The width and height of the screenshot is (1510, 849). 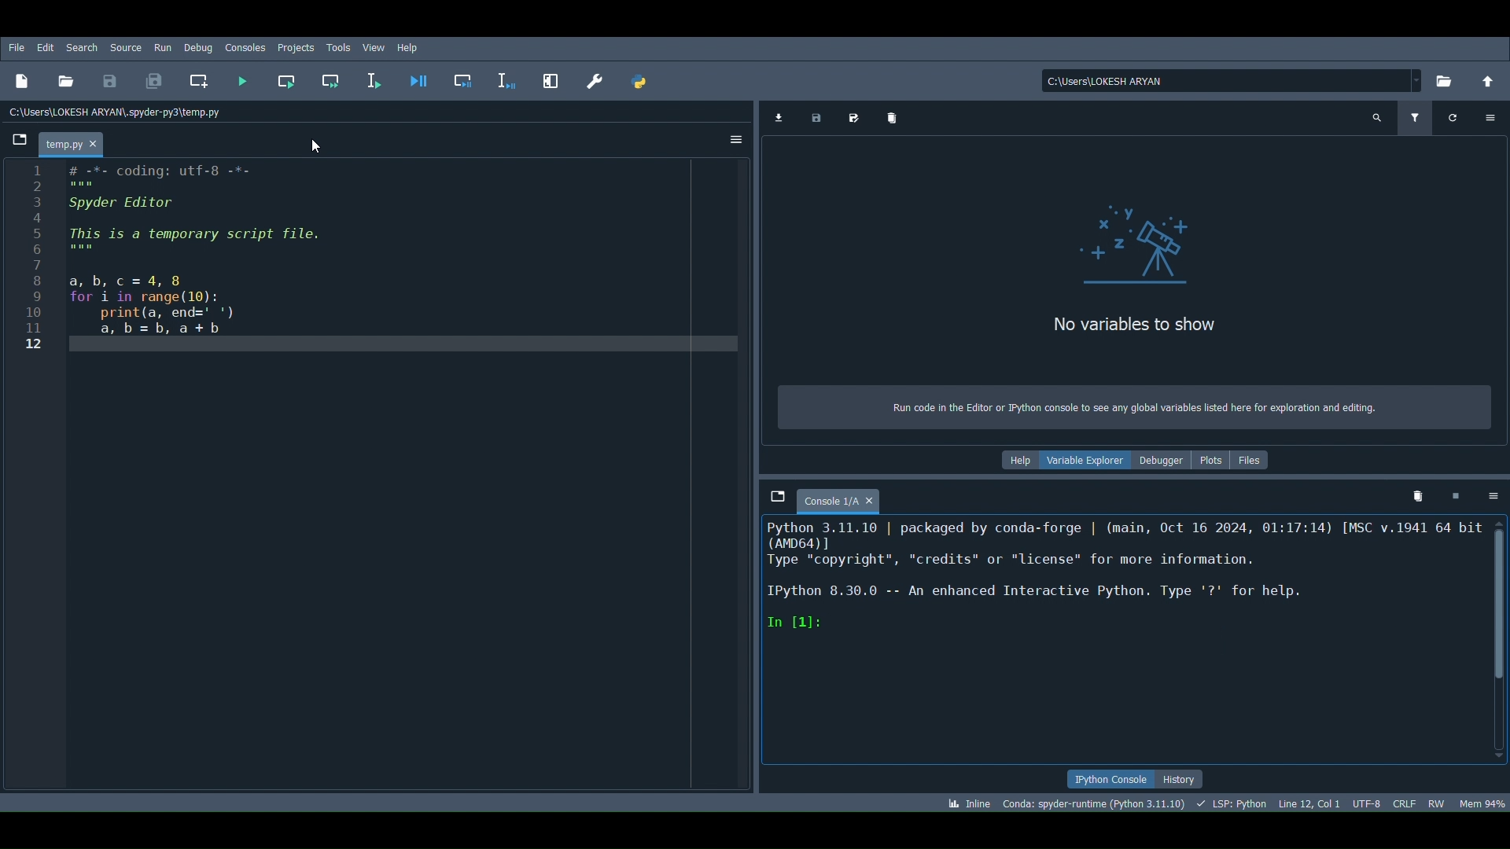 What do you see at coordinates (731, 143) in the screenshot?
I see `Options` at bounding box center [731, 143].